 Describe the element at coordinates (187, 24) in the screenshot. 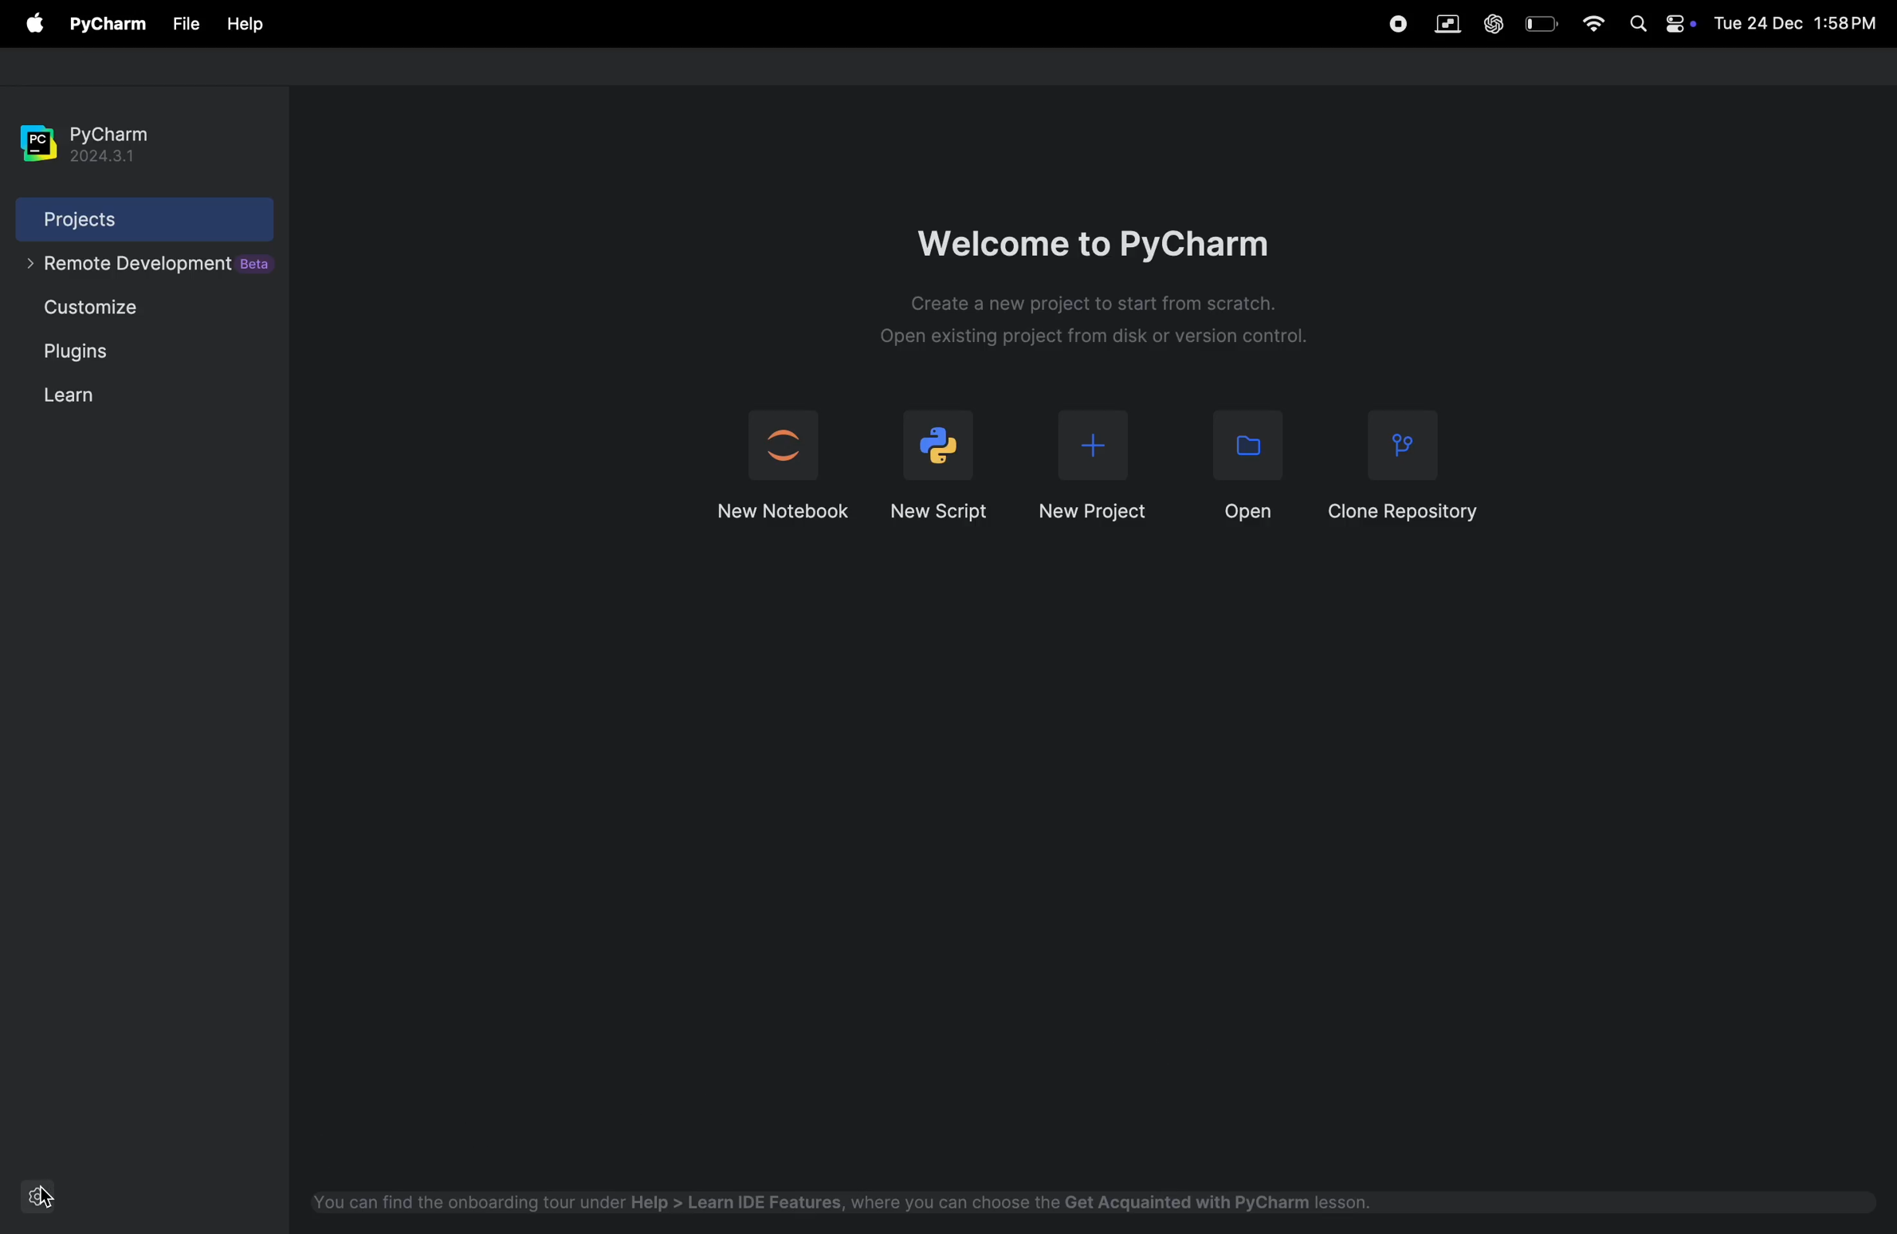

I see `file` at that location.